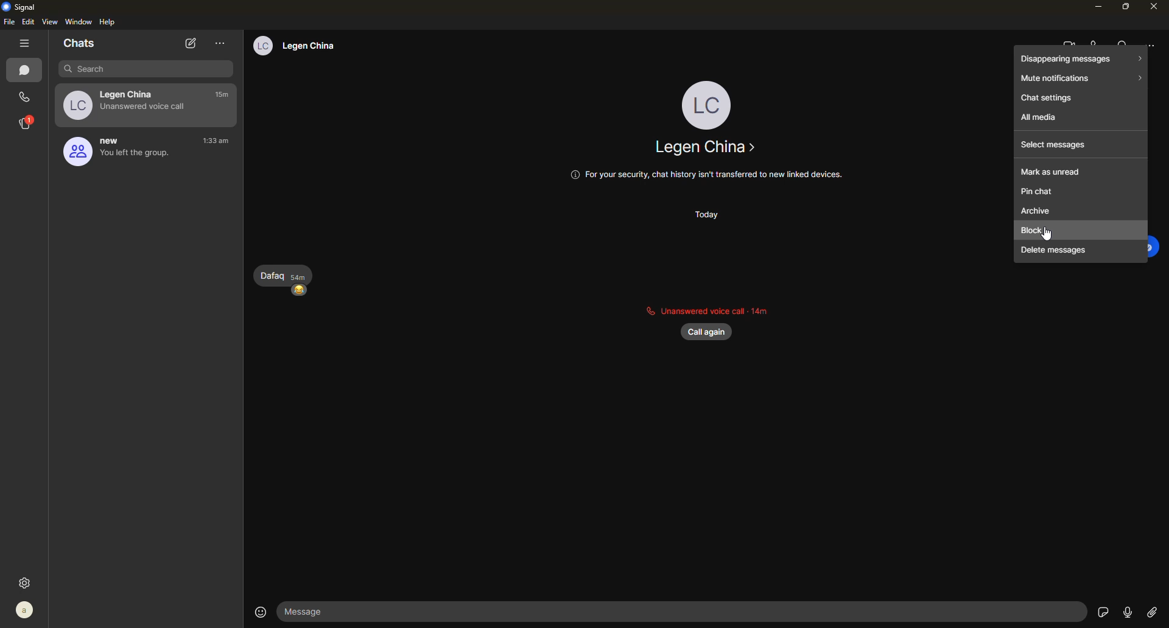  Describe the element at coordinates (260, 614) in the screenshot. I see `emoji` at that location.